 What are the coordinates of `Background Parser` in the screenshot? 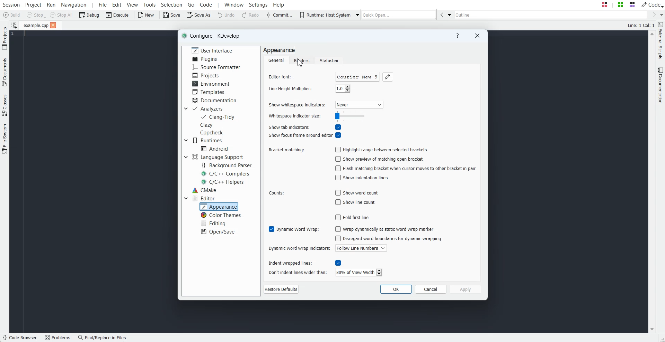 It's located at (228, 165).